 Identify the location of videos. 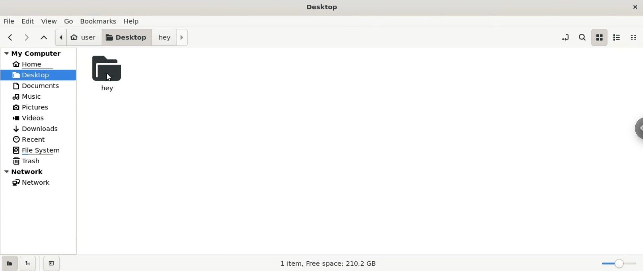
(38, 118).